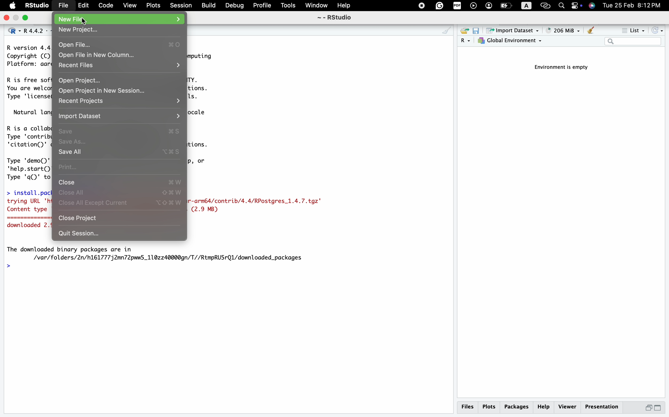 This screenshot has height=417, width=669. I want to click on ===================================, so click(26, 219).